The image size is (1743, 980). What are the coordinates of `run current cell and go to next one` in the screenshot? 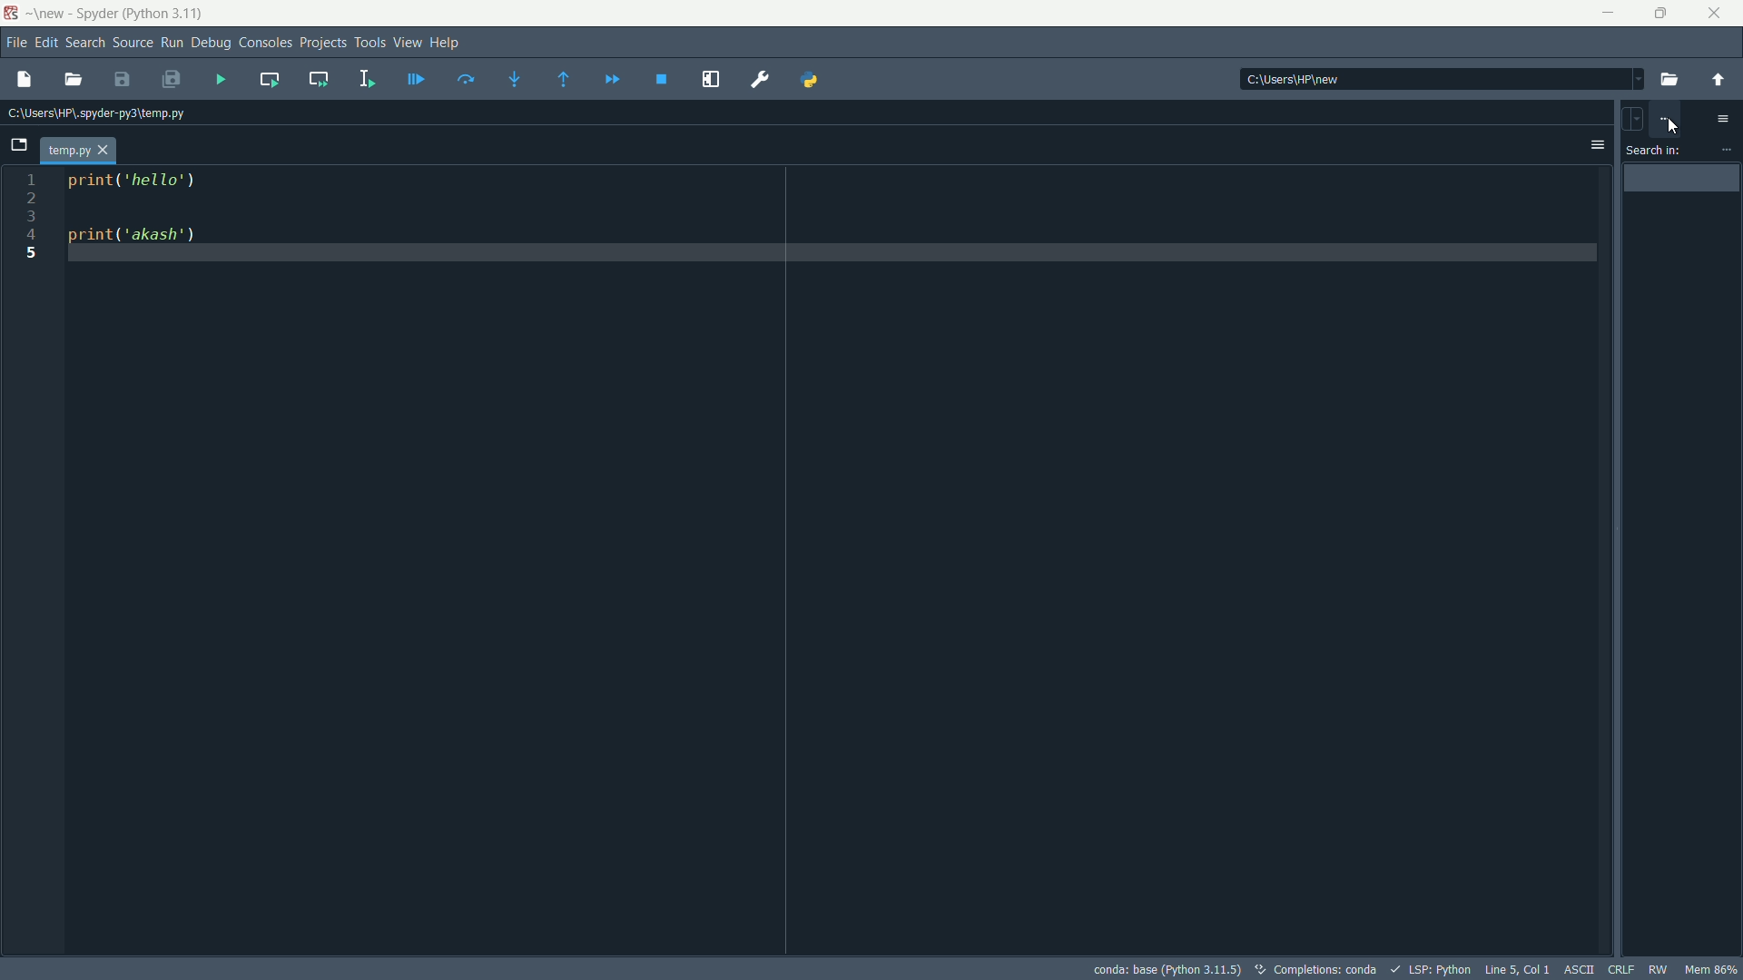 It's located at (320, 79).